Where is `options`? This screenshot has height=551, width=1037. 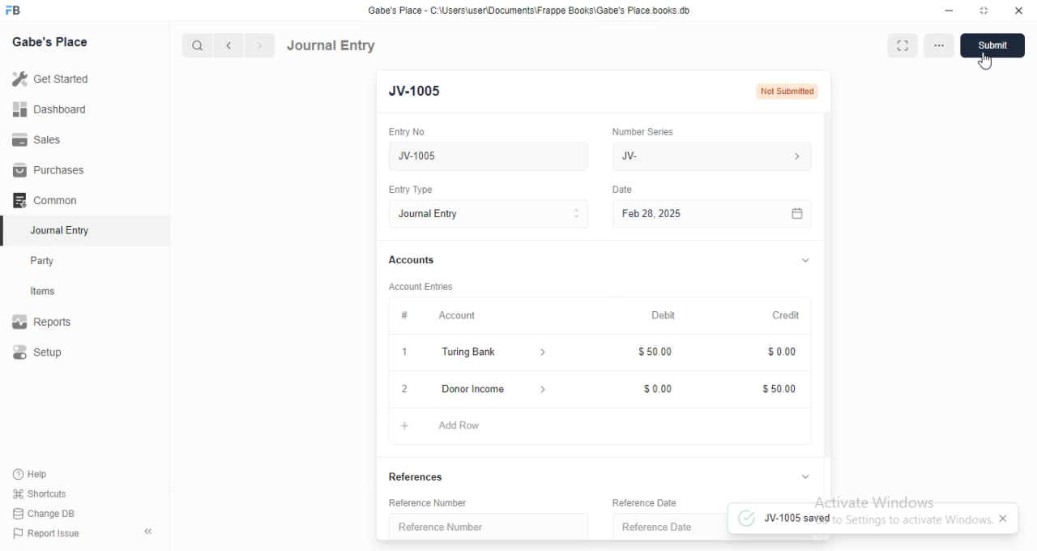
options is located at coordinates (937, 45).